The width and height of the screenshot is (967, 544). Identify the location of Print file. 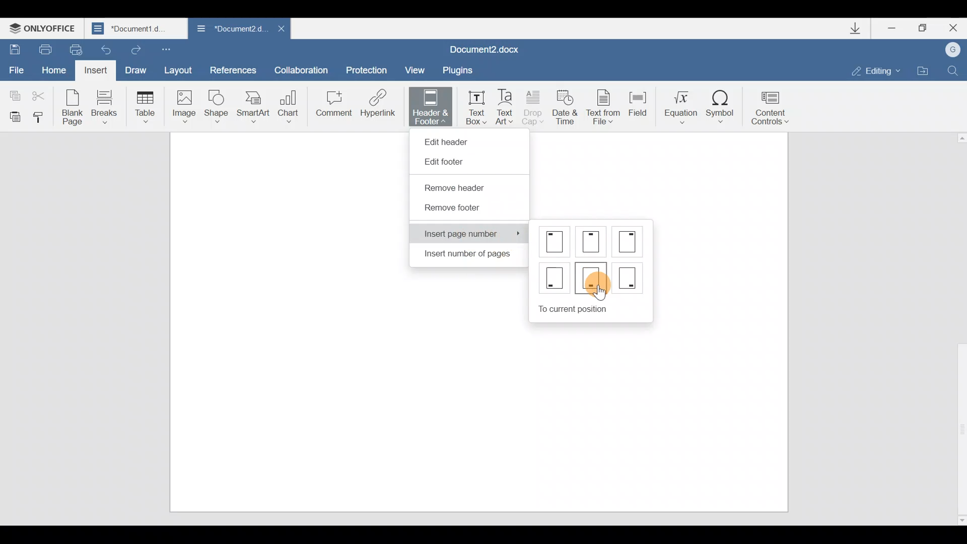
(43, 49).